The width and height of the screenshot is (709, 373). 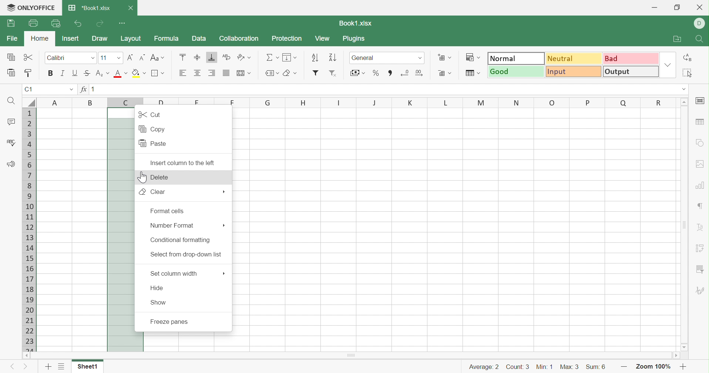 What do you see at coordinates (62, 367) in the screenshot?
I see `List of sheets` at bounding box center [62, 367].